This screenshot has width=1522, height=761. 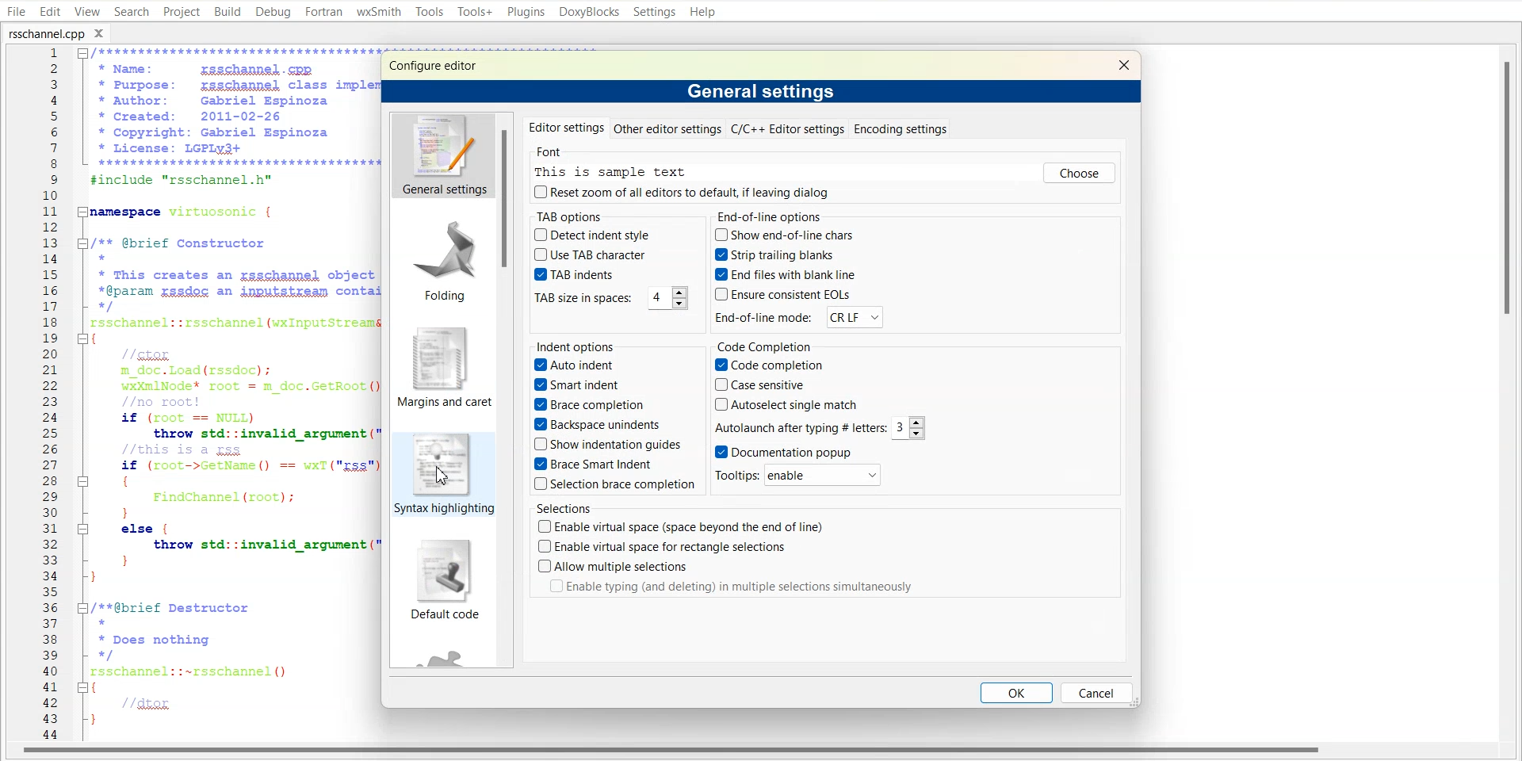 What do you see at coordinates (773, 254) in the screenshot?
I see `String trailing blank` at bounding box center [773, 254].